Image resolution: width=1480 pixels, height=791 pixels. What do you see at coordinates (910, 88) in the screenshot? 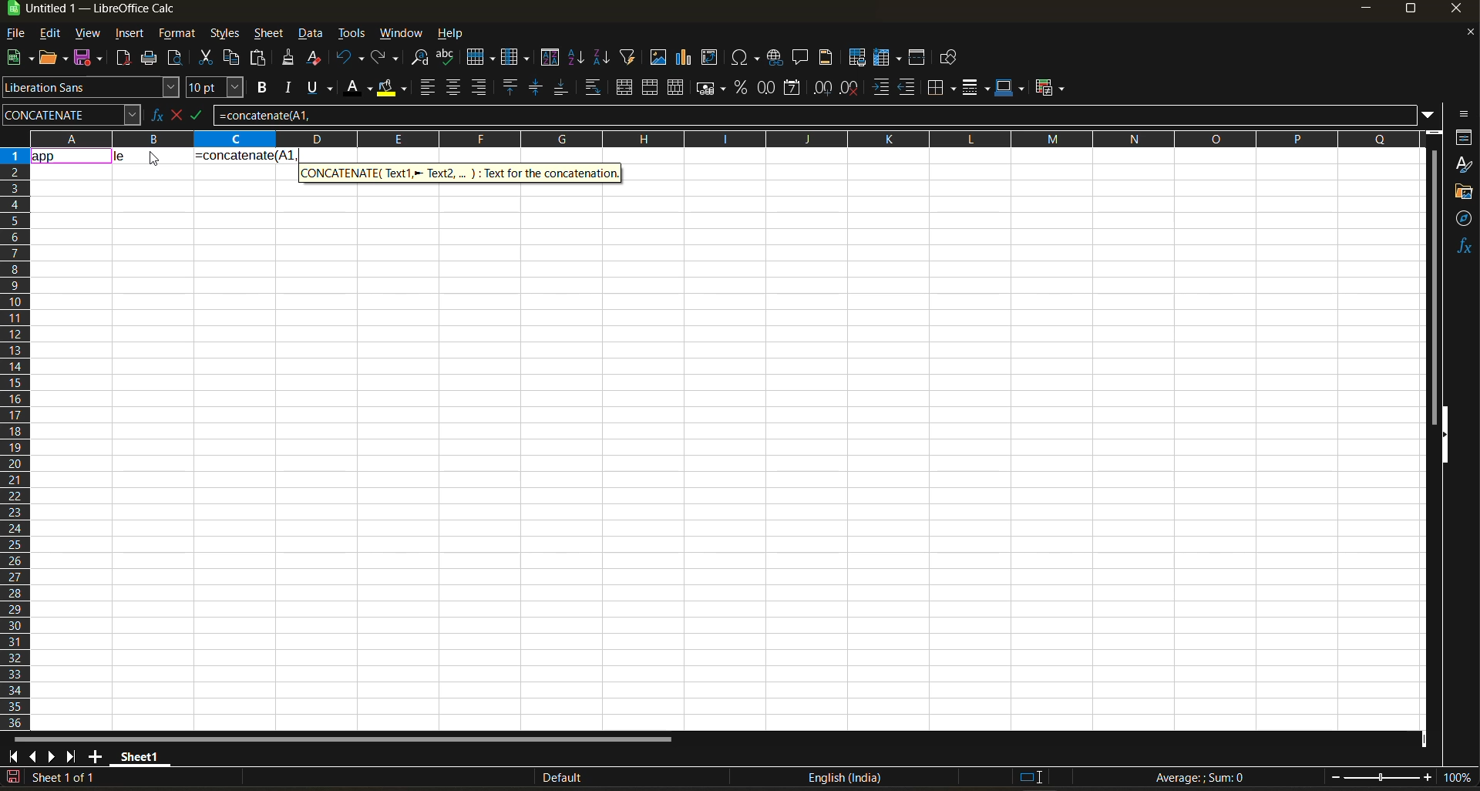
I see `decrease indent` at bounding box center [910, 88].